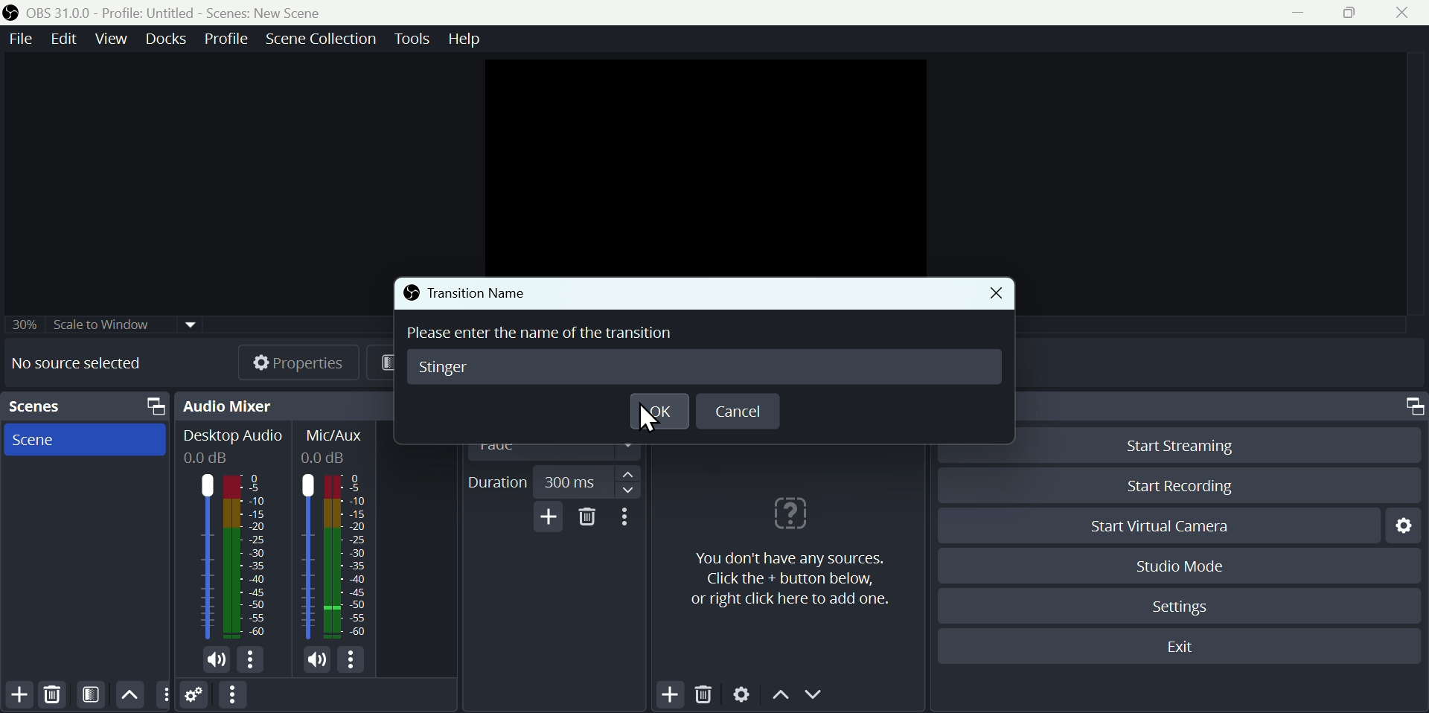 The height and width of the screenshot is (713, 1429). I want to click on Start virtual camera, so click(1157, 525).